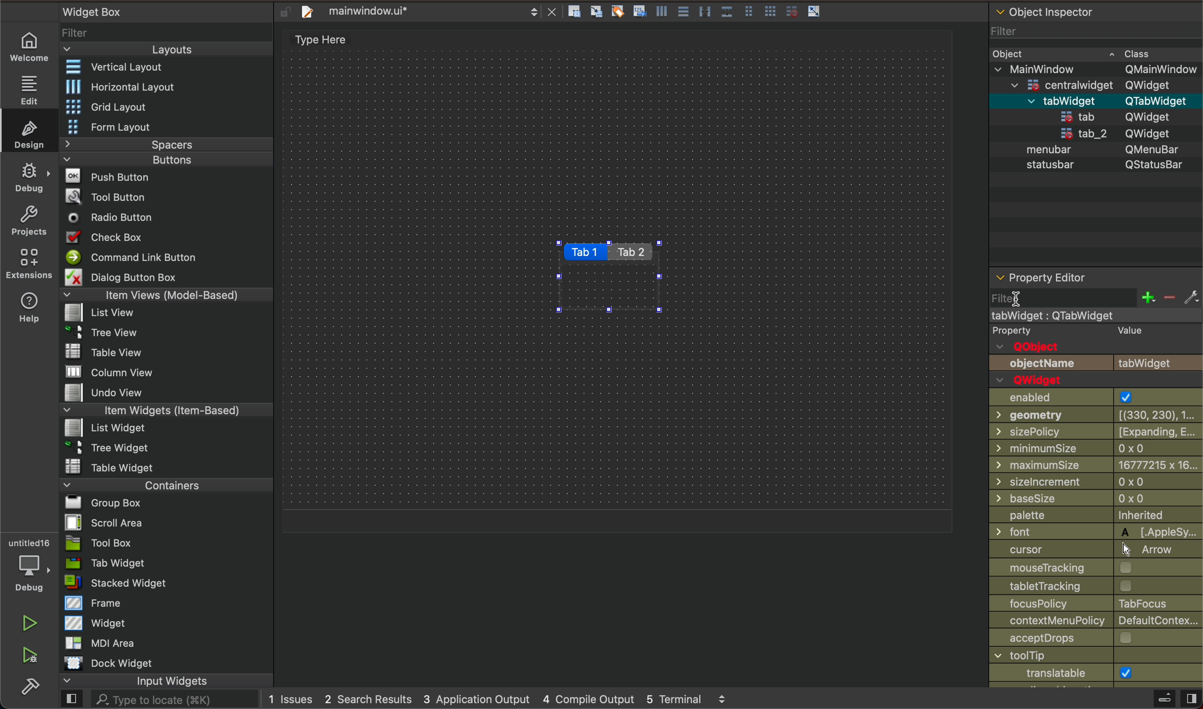 The image size is (1203, 709). What do you see at coordinates (106, 199) in the screenshot?
I see `Tool Button` at bounding box center [106, 199].